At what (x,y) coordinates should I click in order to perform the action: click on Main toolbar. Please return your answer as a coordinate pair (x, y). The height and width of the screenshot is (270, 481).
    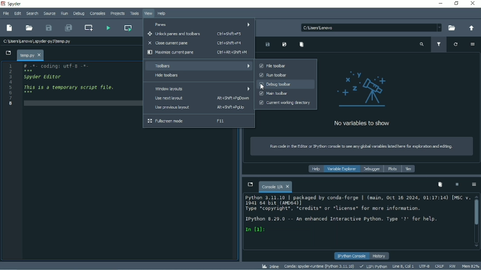
    Looking at the image, I should click on (285, 93).